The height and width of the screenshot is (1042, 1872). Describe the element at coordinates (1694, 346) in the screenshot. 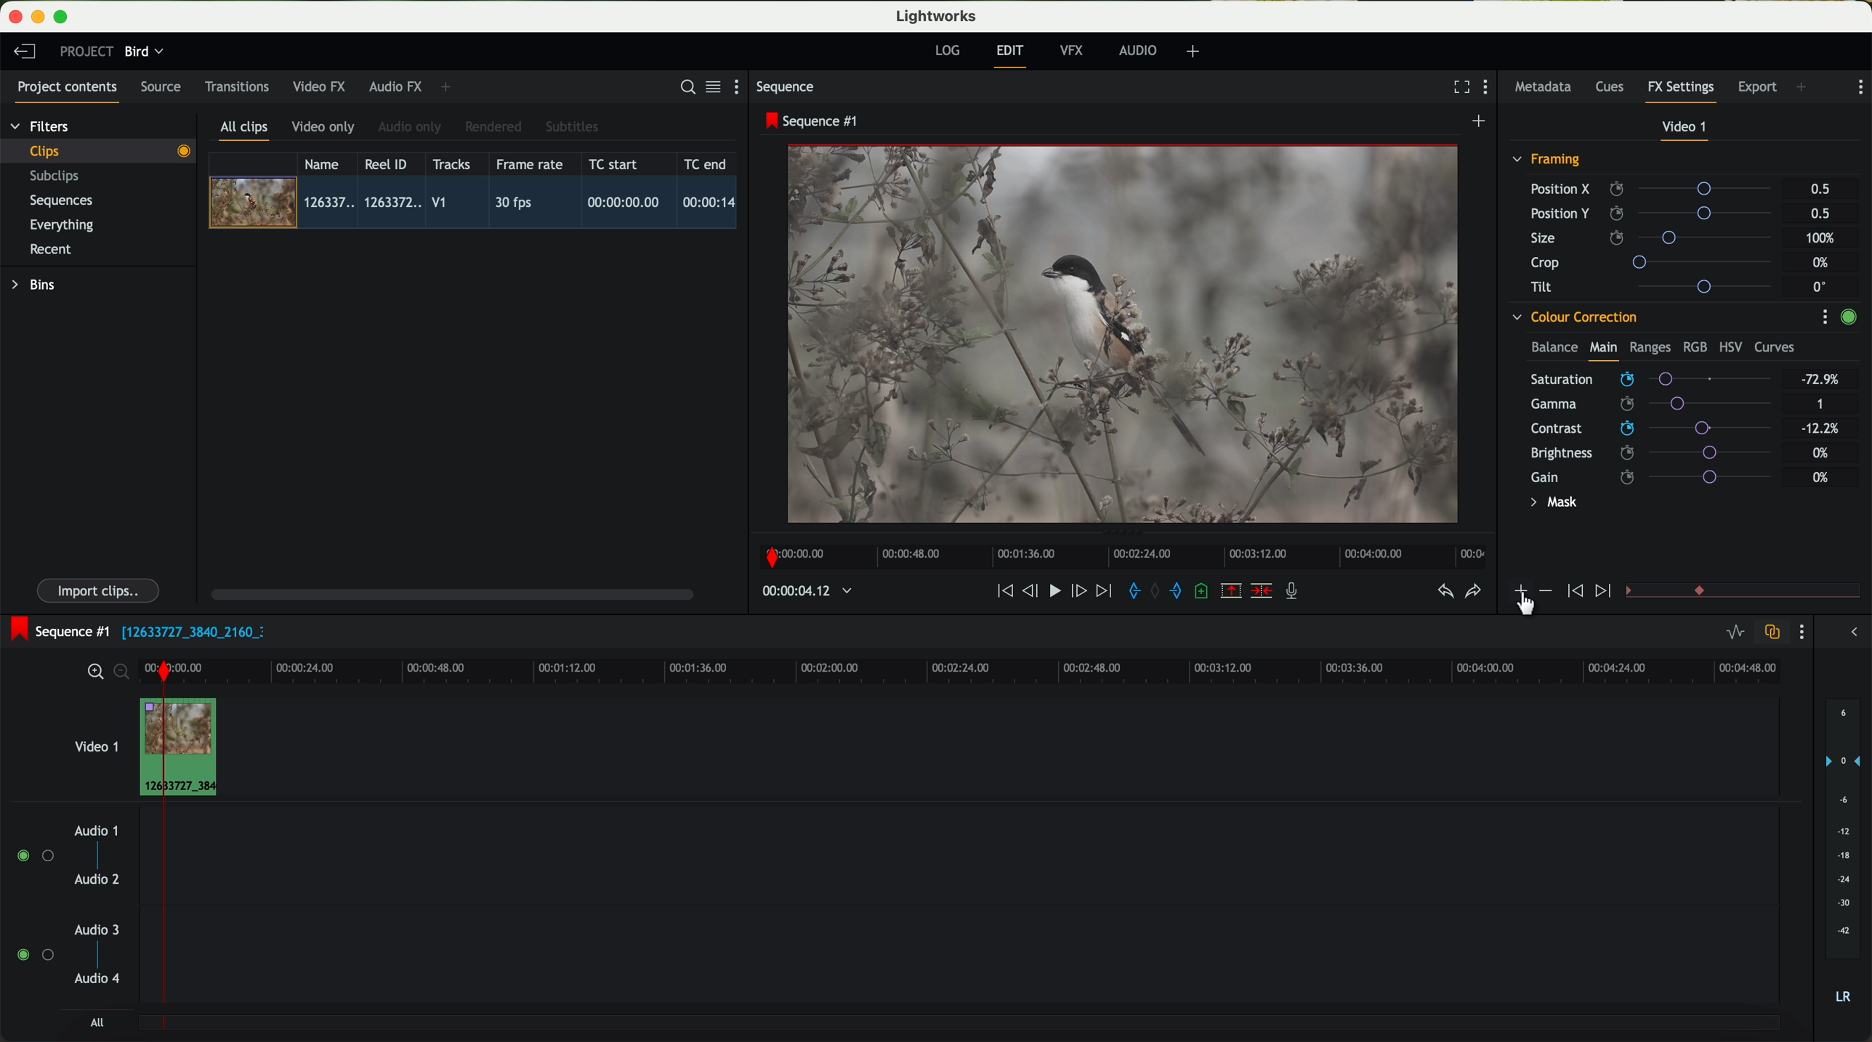

I see `RGB` at that location.